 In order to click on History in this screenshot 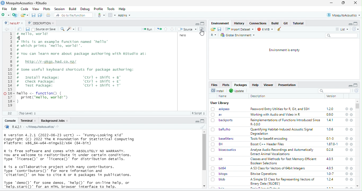, I will do `click(239, 23)`.